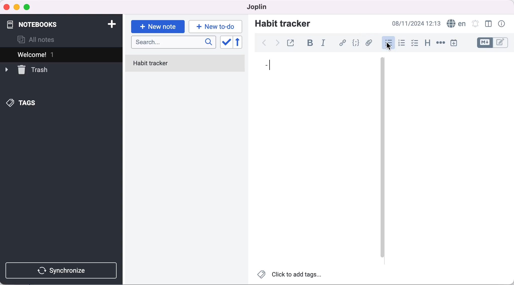 Image resolution: width=514 pixels, height=285 pixels. Describe the element at coordinates (185, 64) in the screenshot. I see `habit tracker` at that location.